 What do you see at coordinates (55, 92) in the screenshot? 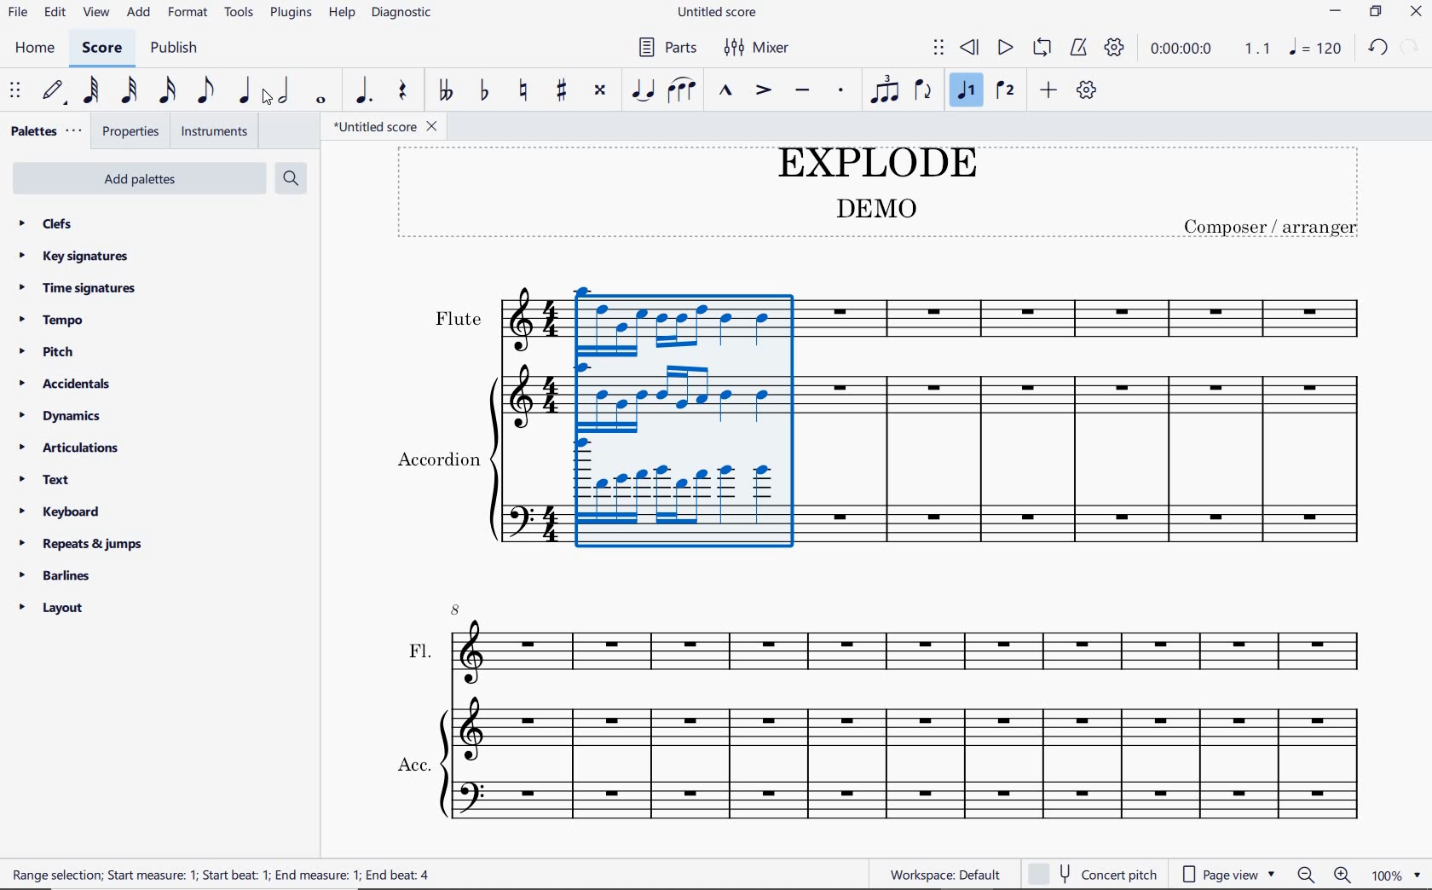
I see `default (step time)` at bounding box center [55, 92].